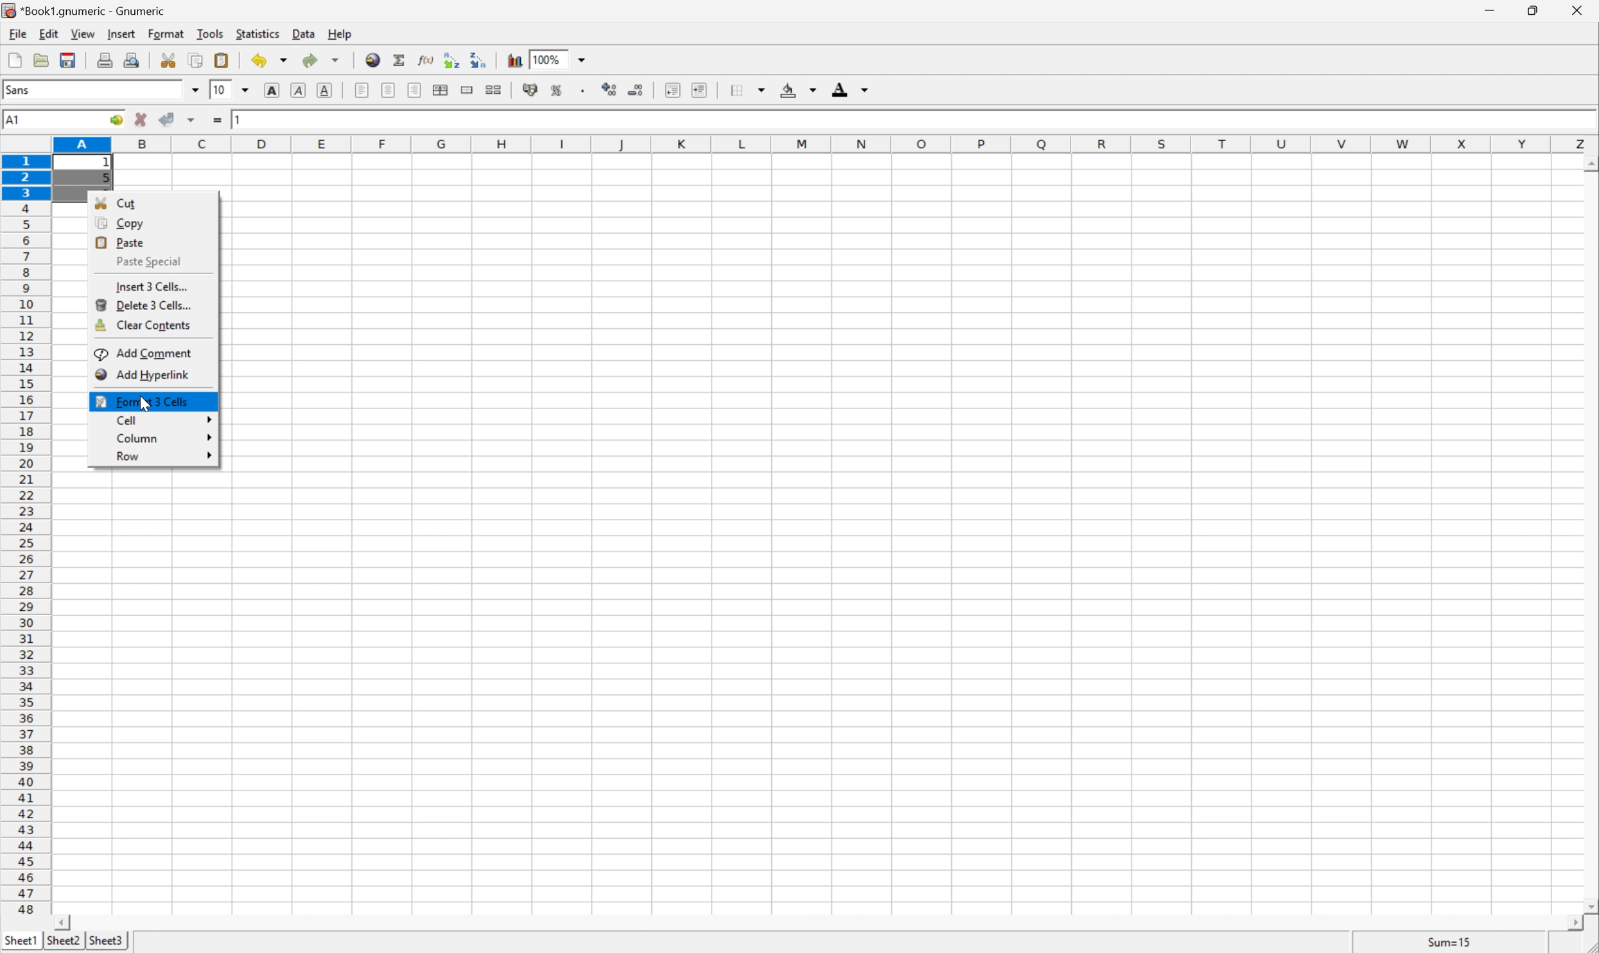 This screenshot has height=953, width=1599. What do you see at coordinates (165, 456) in the screenshot?
I see `row` at bounding box center [165, 456].